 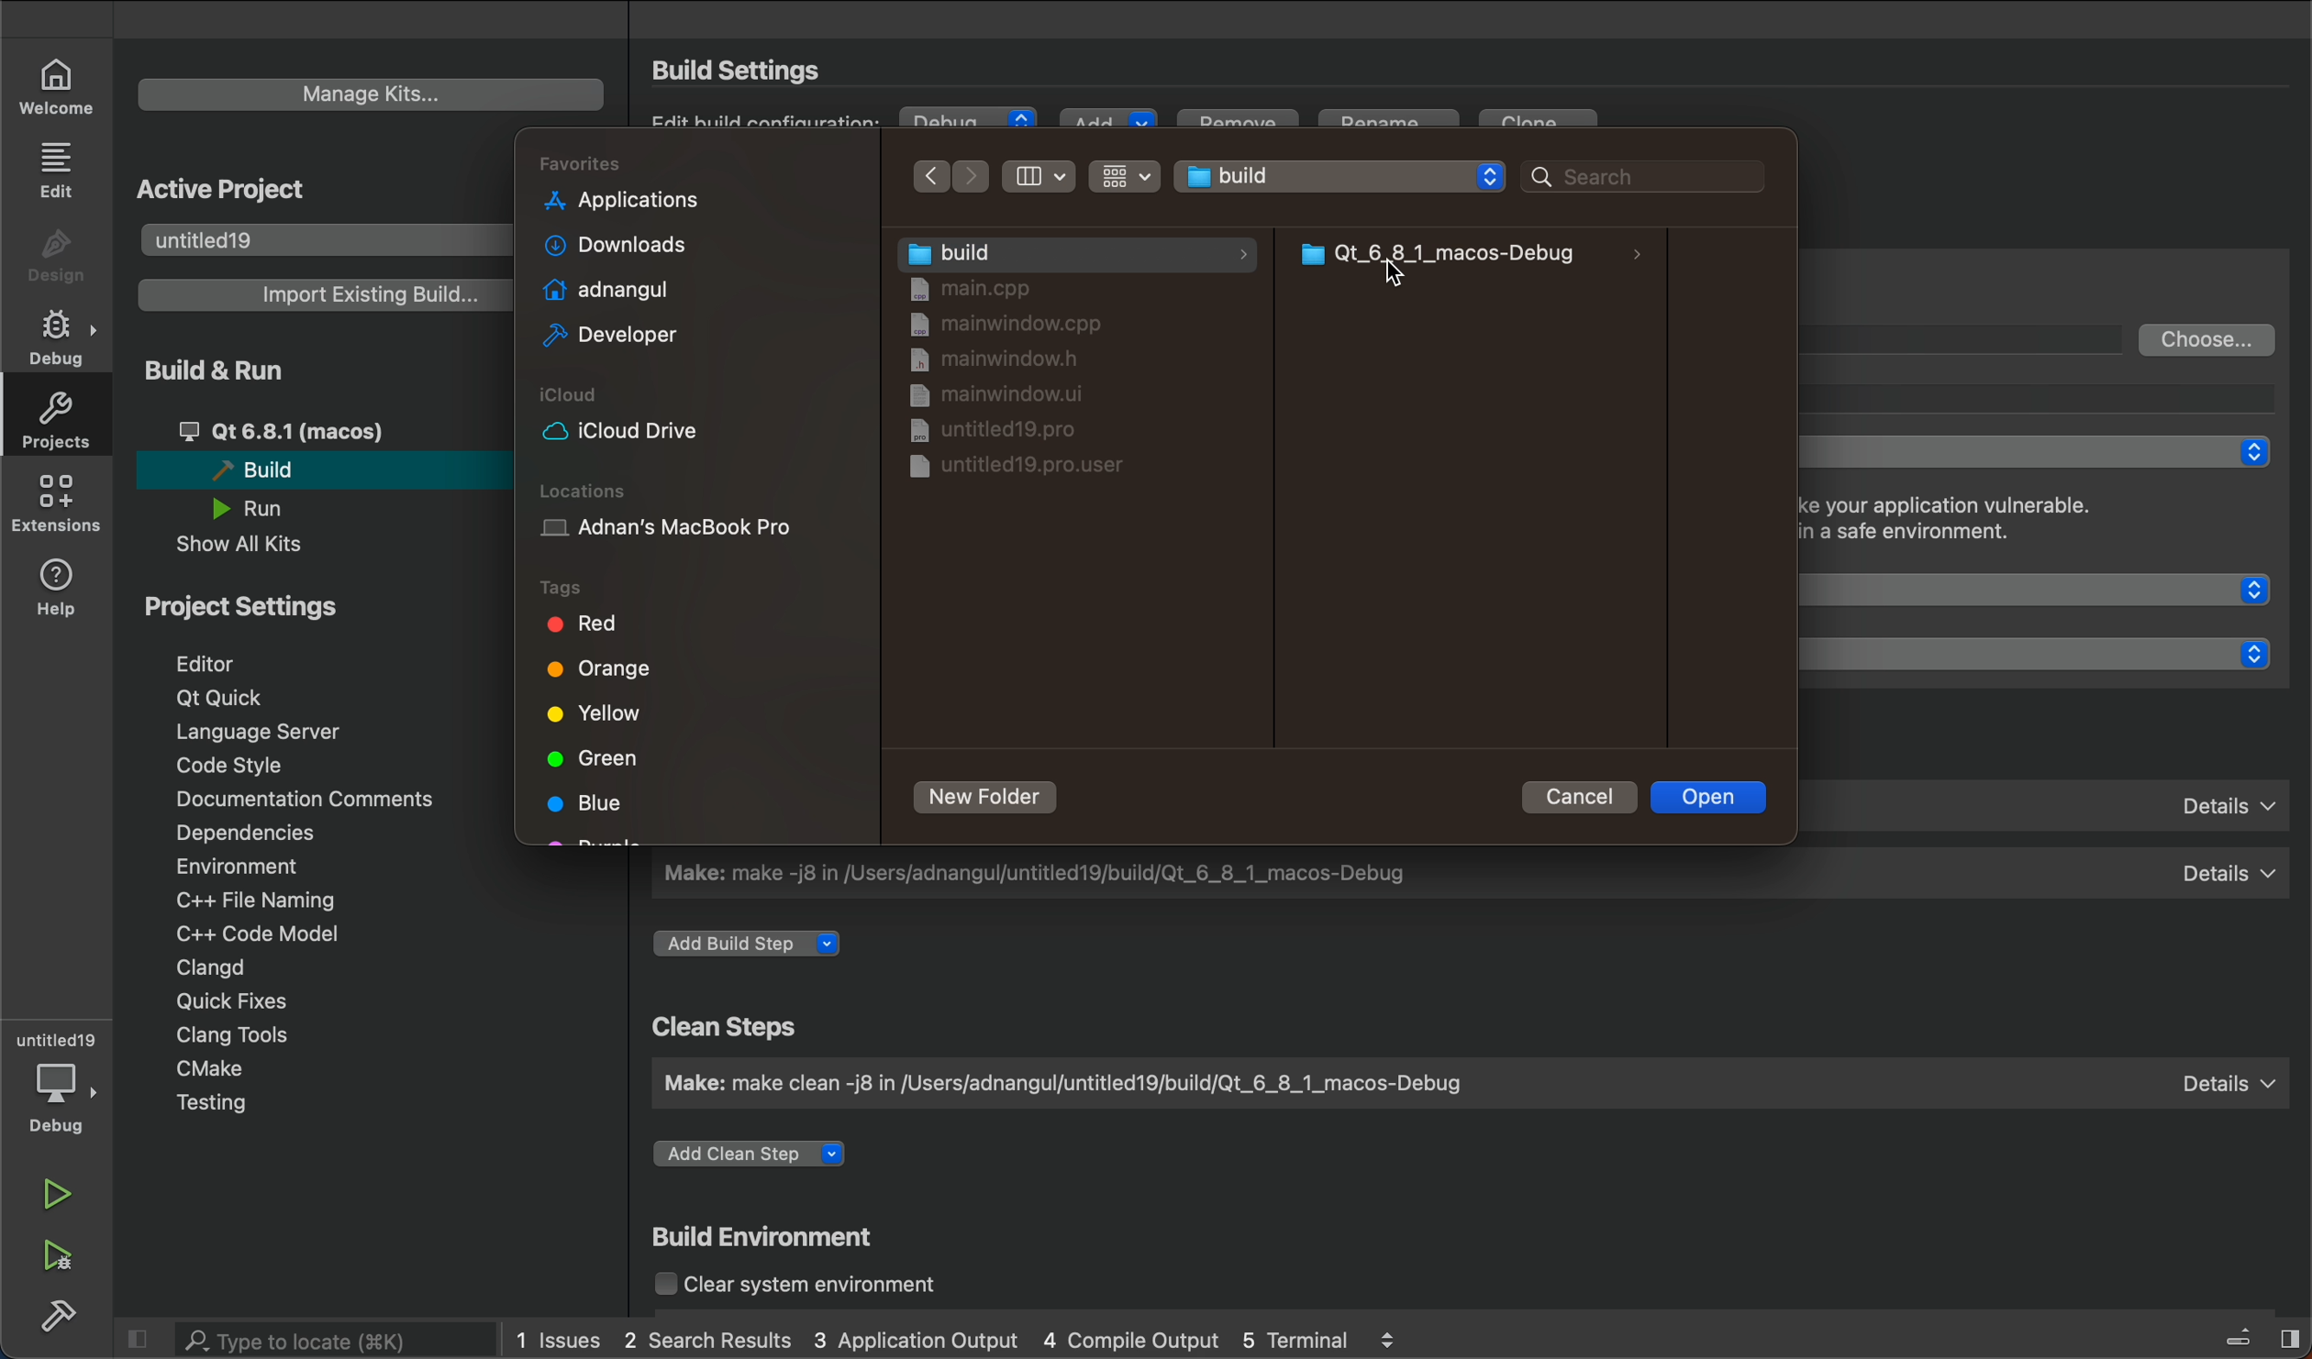 What do you see at coordinates (603, 584) in the screenshot?
I see `tags` at bounding box center [603, 584].